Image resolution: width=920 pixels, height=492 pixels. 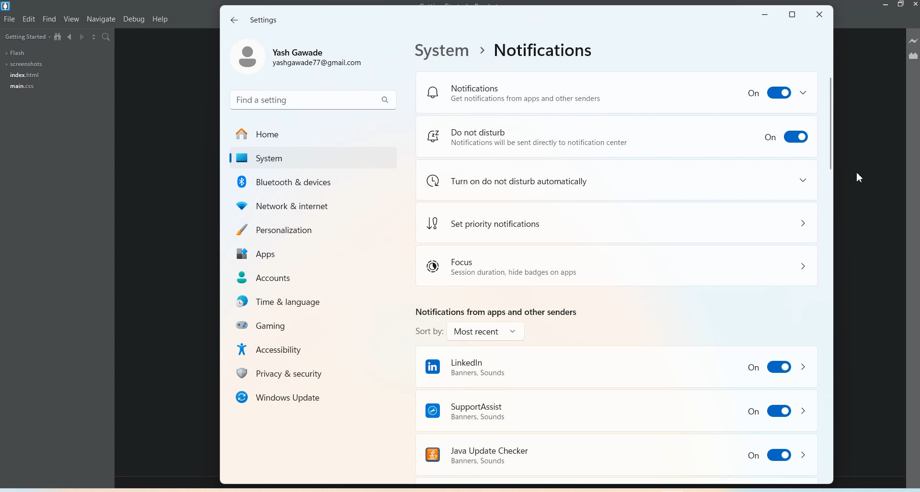 I want to click on Toggle Enable, so click(x=787, y=136).